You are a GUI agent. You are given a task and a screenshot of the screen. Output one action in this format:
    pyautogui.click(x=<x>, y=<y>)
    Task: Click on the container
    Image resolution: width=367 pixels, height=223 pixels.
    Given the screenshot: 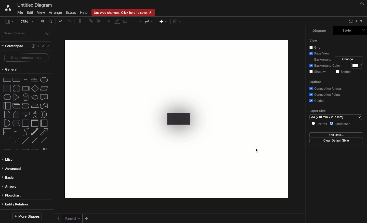 What is the action you would take?
    pyautogui.click(x=25, y=123)
    